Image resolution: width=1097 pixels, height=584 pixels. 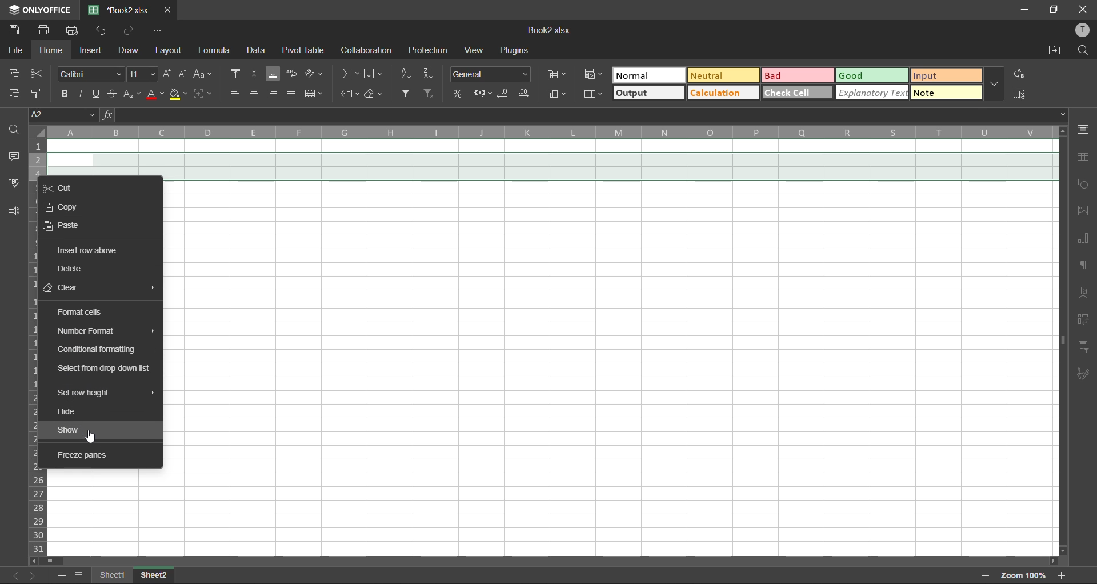 I want to click on align center, so click(x=255, y=94).